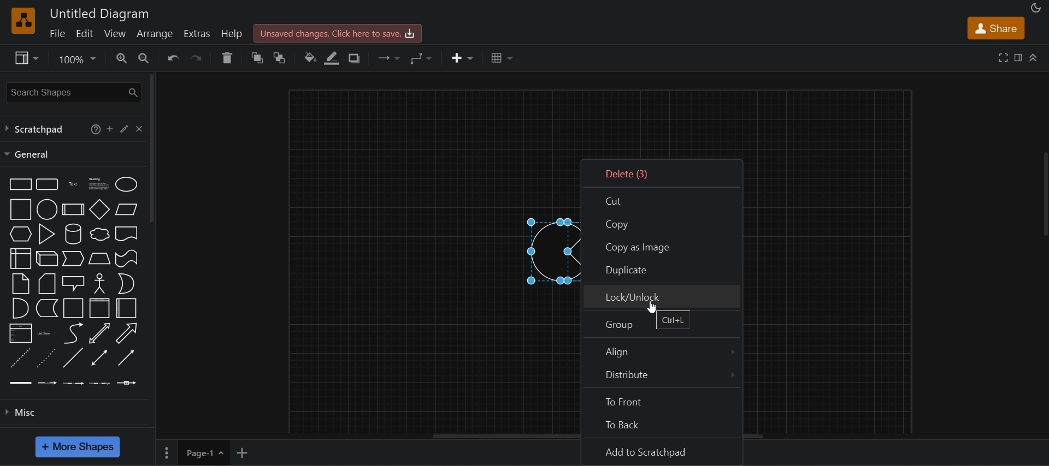 The width and height of the screenshot is (1049, 466). I want to click on lock/unlock, so click(661, 297).